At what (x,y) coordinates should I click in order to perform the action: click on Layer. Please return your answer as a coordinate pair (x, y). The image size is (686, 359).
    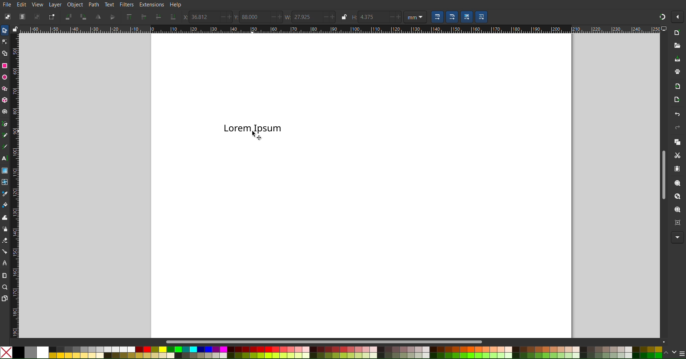
    Looking at the image, I should click on (55, 5).